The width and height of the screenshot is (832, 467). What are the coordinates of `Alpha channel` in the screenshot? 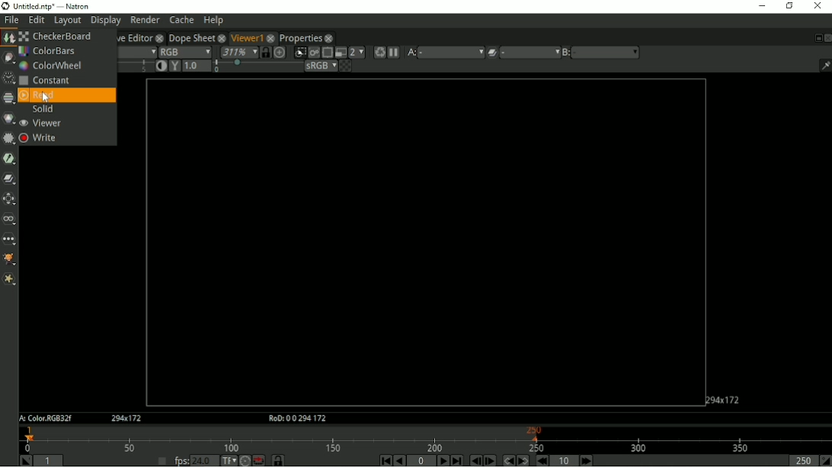 It's located at (137, 52).